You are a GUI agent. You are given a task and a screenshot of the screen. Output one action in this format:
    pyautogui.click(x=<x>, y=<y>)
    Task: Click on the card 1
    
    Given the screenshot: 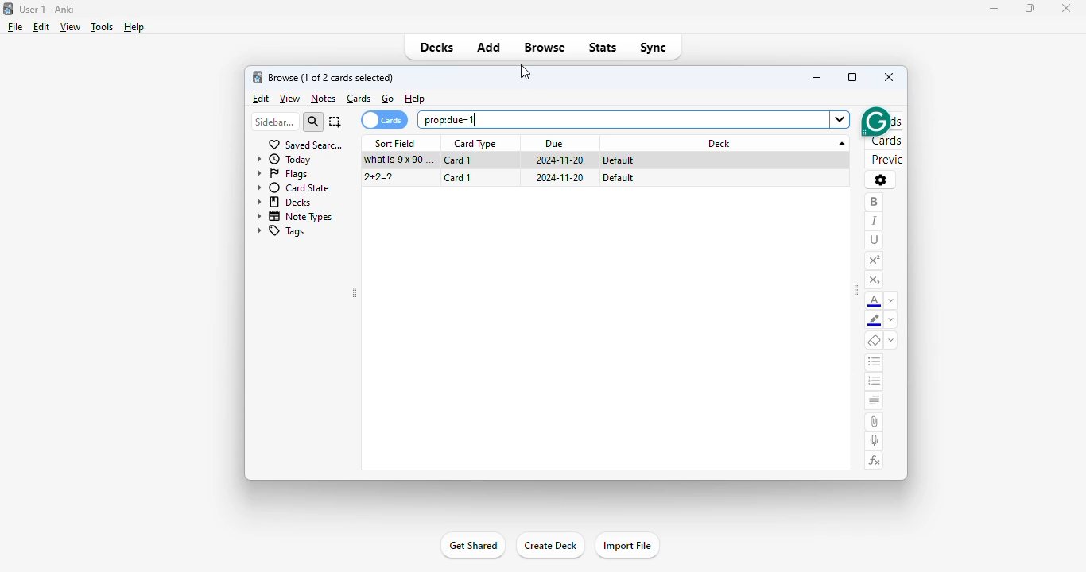 What is the action you would take?
    pyautogui.click(x=457, y=160)
    